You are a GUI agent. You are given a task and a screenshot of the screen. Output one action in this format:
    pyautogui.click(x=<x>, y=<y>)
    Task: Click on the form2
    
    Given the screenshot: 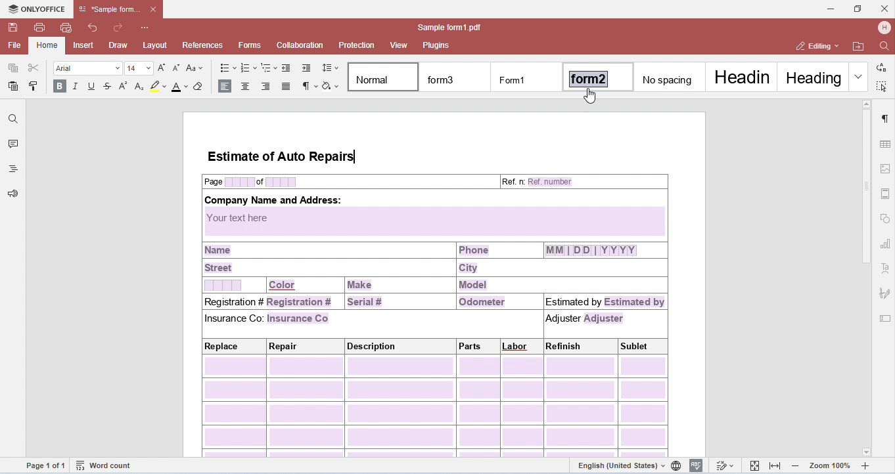 What is the action you would take?
    pyautogui.click(x=599, y=75)
    